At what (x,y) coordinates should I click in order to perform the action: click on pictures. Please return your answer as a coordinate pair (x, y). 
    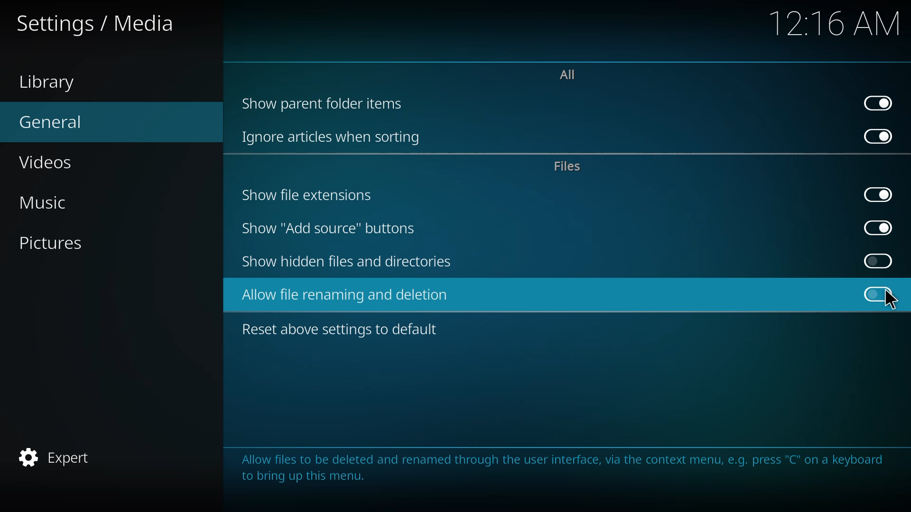
    Looking at the image, I should click on (57, 242).